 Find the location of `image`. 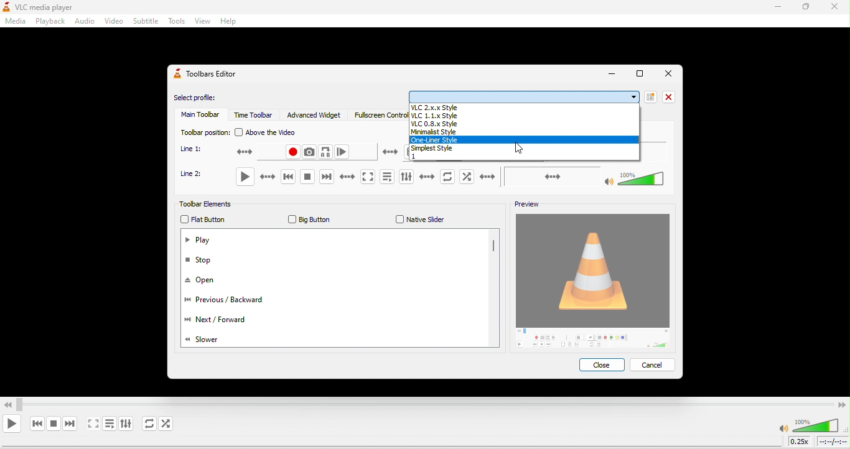

image is located at coordinates (594, 281).